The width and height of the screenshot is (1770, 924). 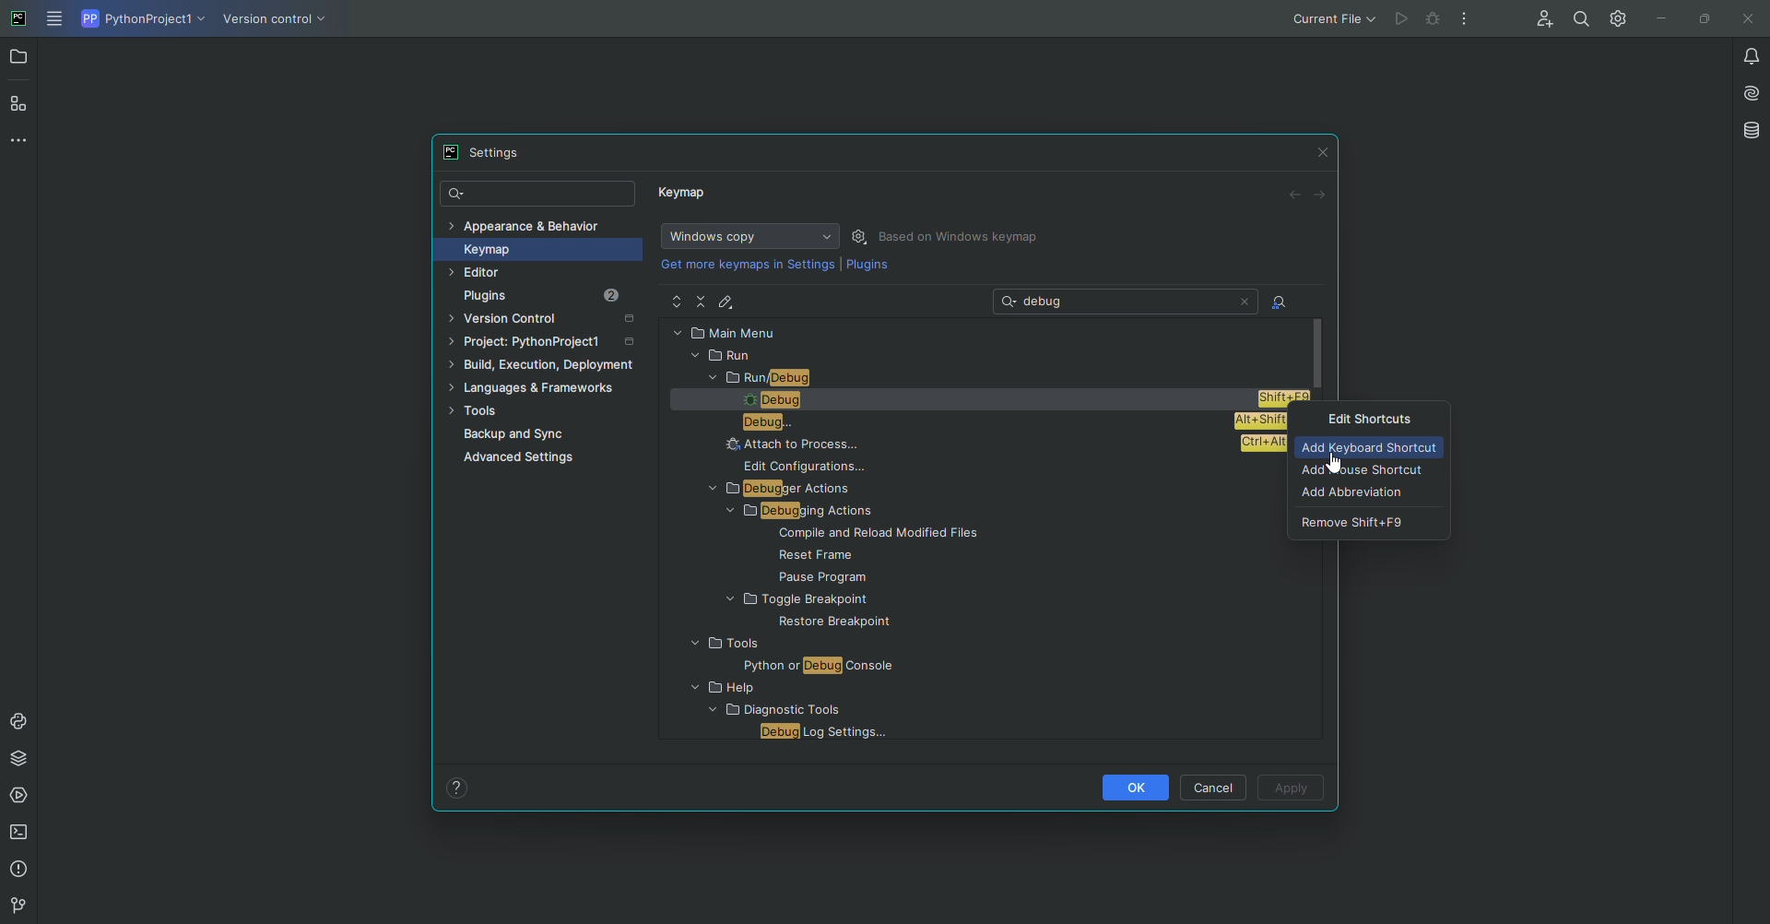 What do you see at coordinates (551, 434) in the screenshot?
I see `Backup and Sync` at bounding box center [551, 434].